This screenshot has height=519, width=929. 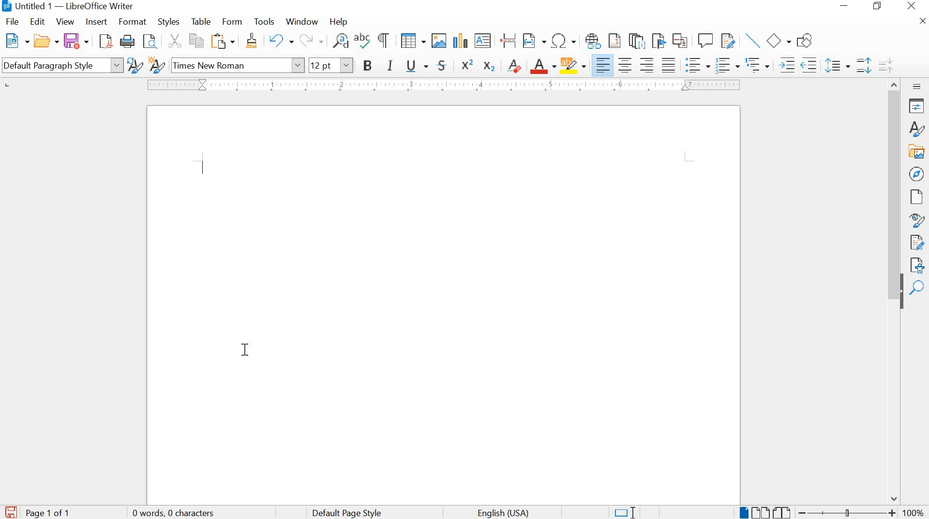 I want to click on INSERT CROSS-REFERENCE, so click(x=682, y=40).